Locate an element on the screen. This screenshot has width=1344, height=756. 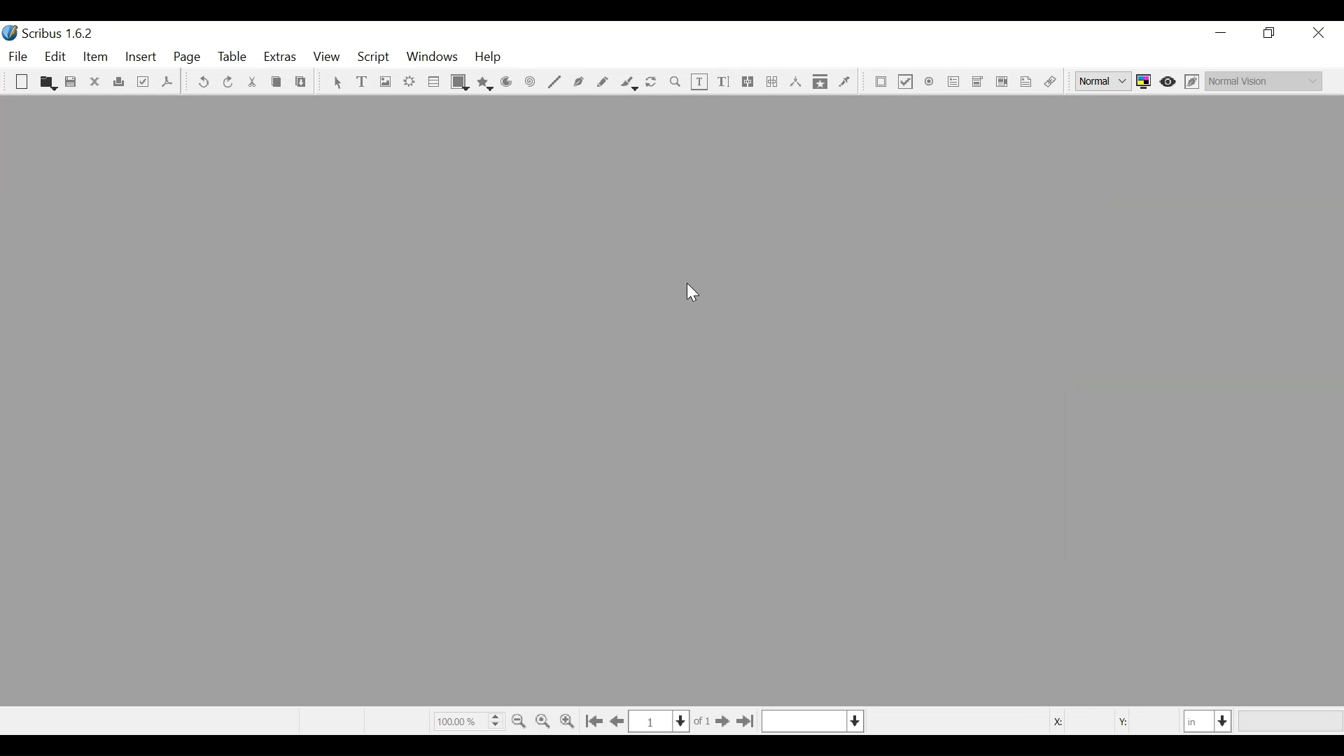
Shape is located at coordinates (461, 83).